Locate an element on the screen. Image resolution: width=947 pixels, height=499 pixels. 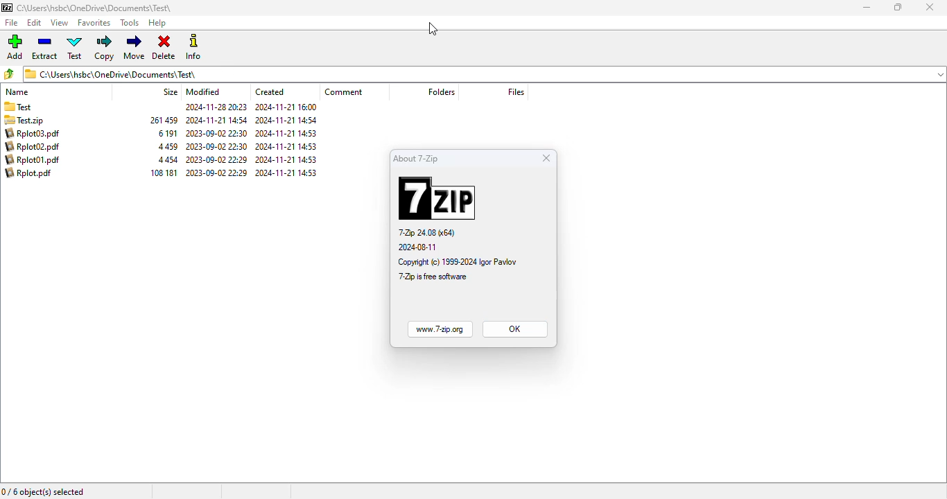
108 181 is located at coordinates (164, 173).